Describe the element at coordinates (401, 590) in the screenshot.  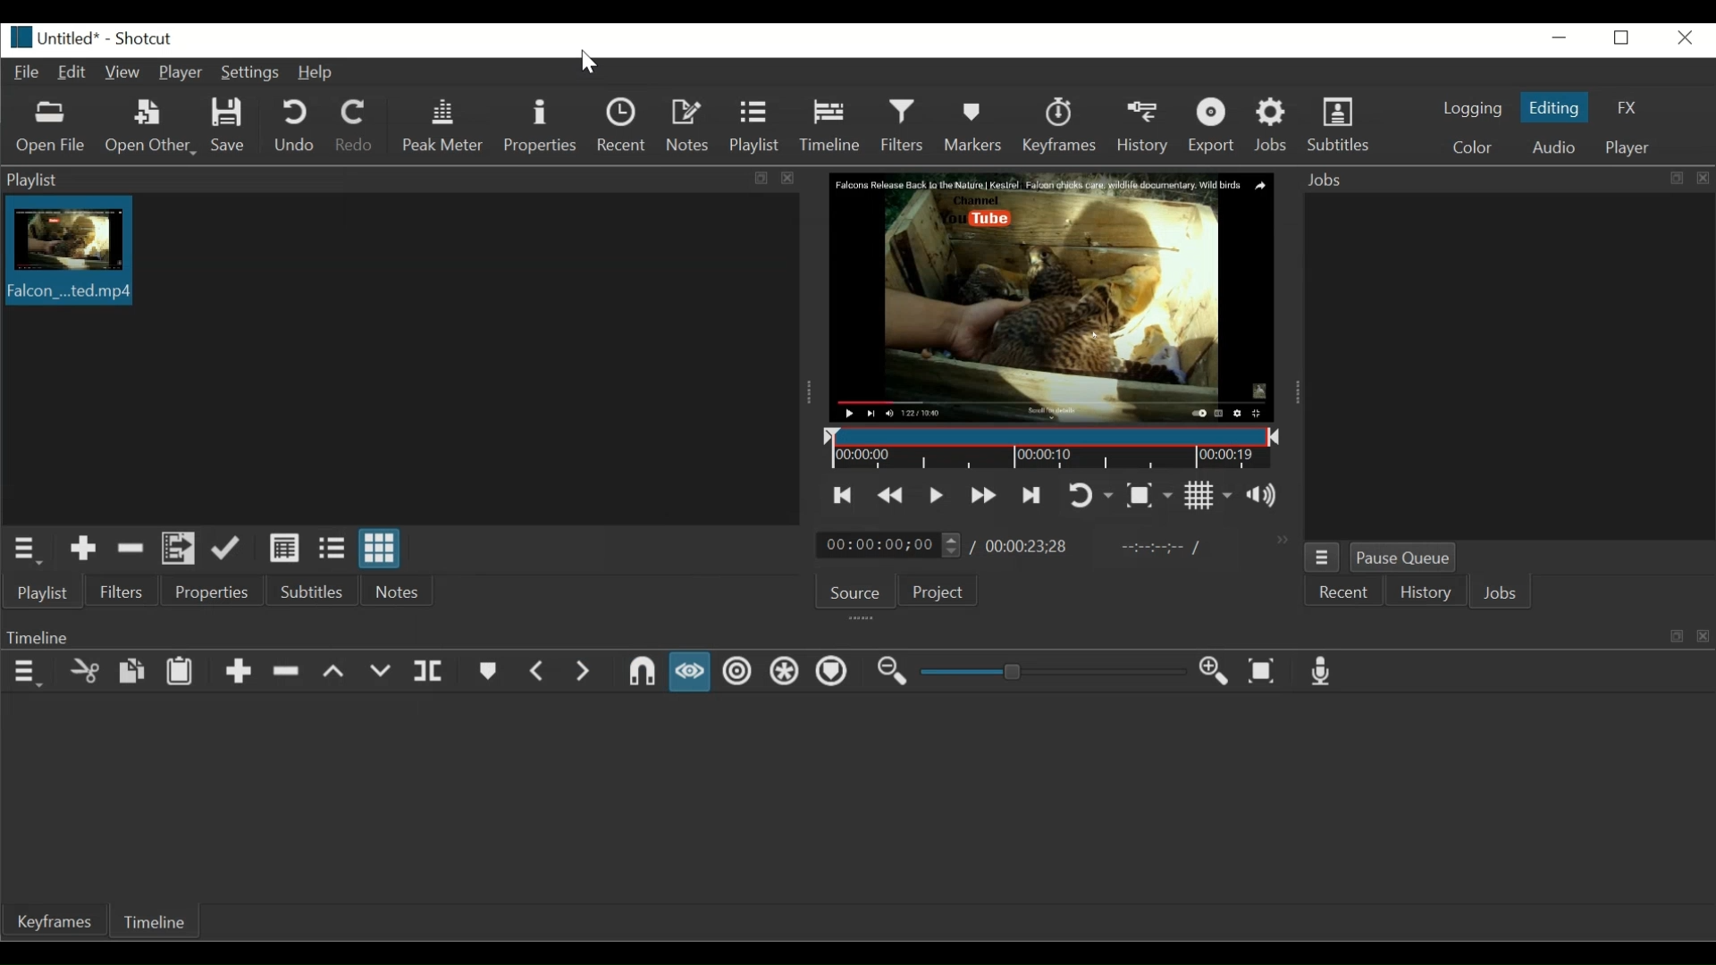
I see `Notes` at that location.